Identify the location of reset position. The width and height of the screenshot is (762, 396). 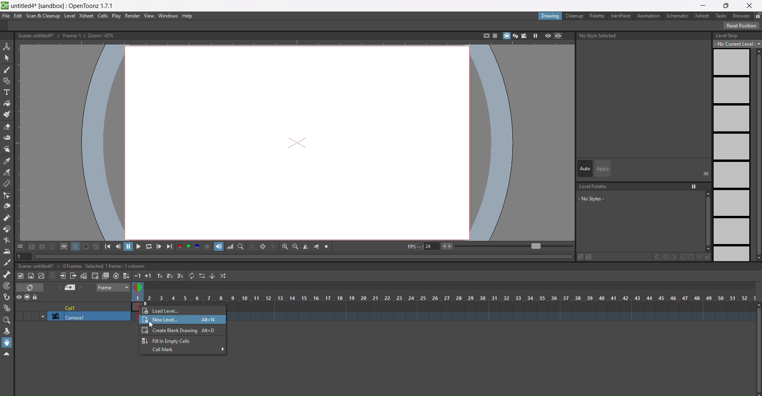
(742, 25).